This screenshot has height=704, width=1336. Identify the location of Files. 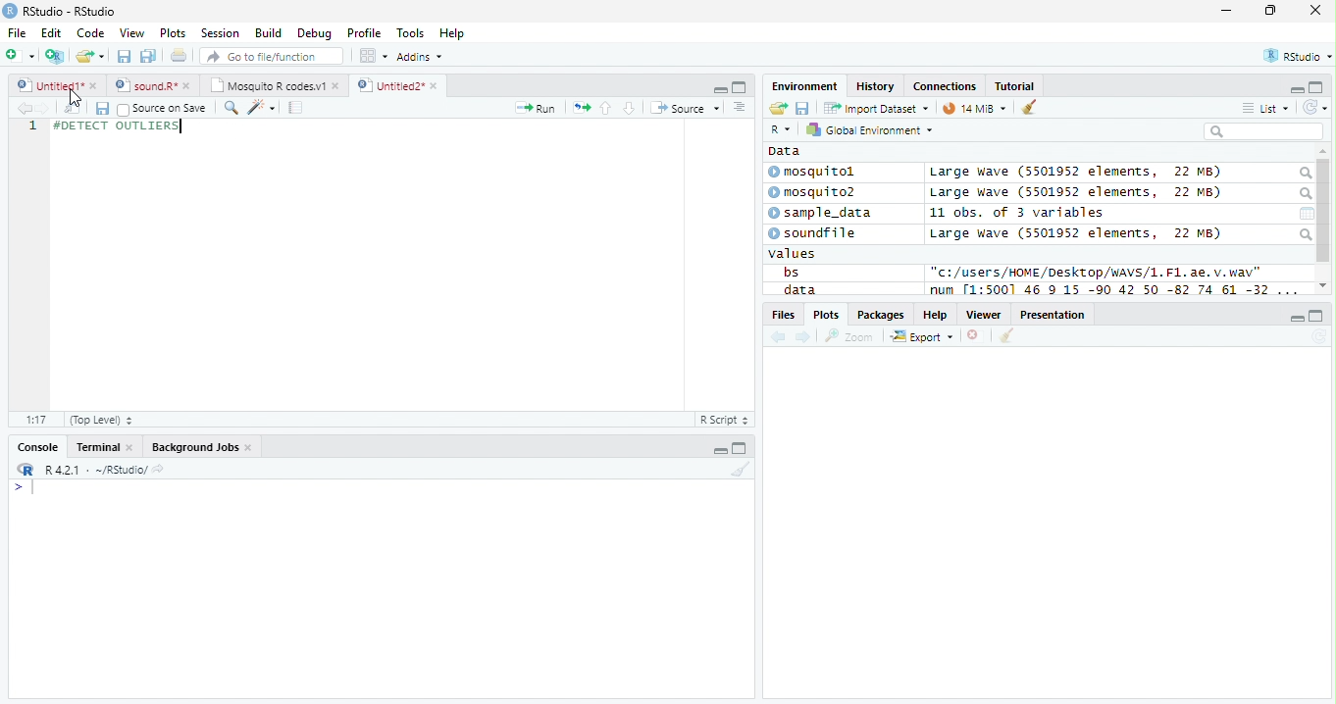
(782, 315).